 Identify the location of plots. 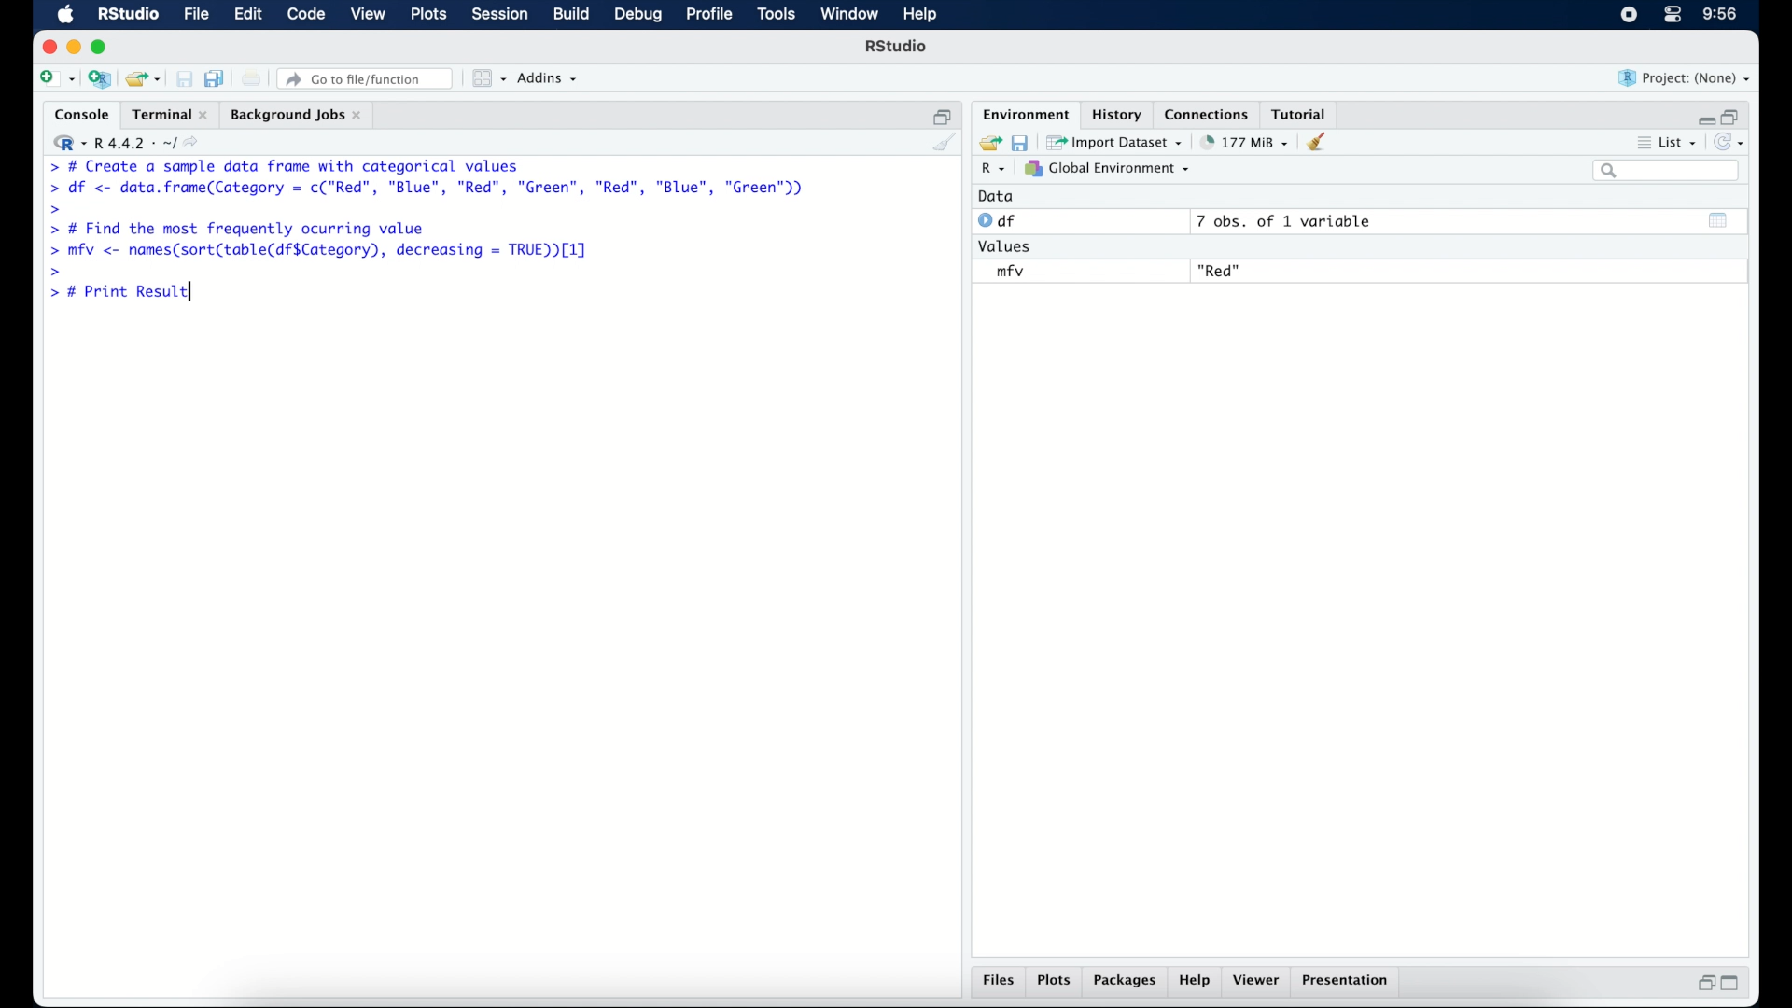
(1055, 982).